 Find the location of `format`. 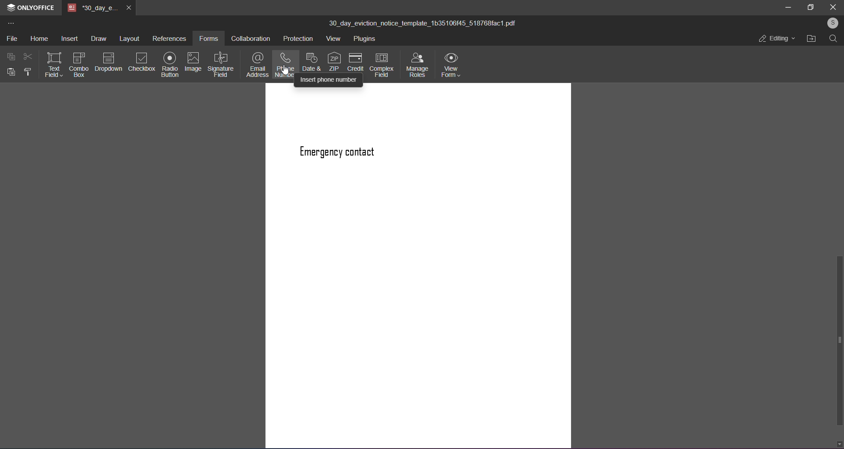

format is located at coordinates (29, 72).